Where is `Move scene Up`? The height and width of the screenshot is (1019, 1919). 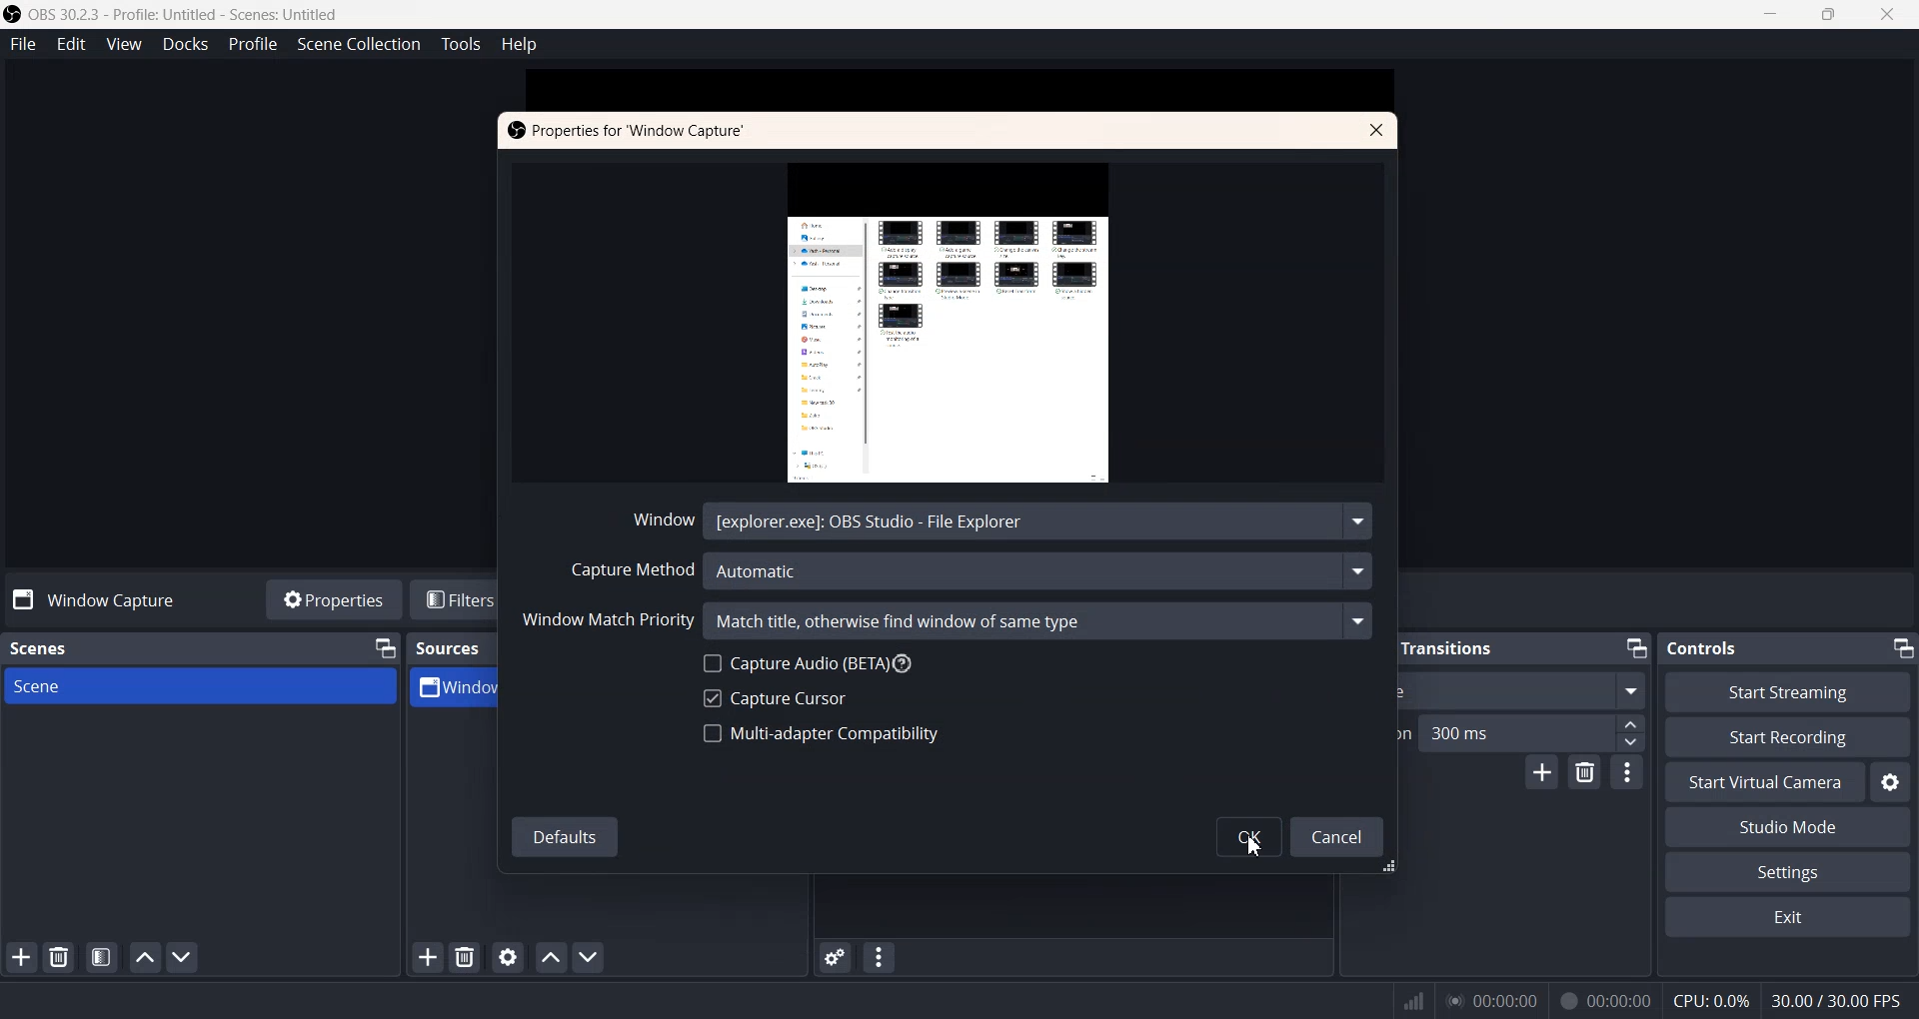 Move scene Up is located at coordinates (144, 957).